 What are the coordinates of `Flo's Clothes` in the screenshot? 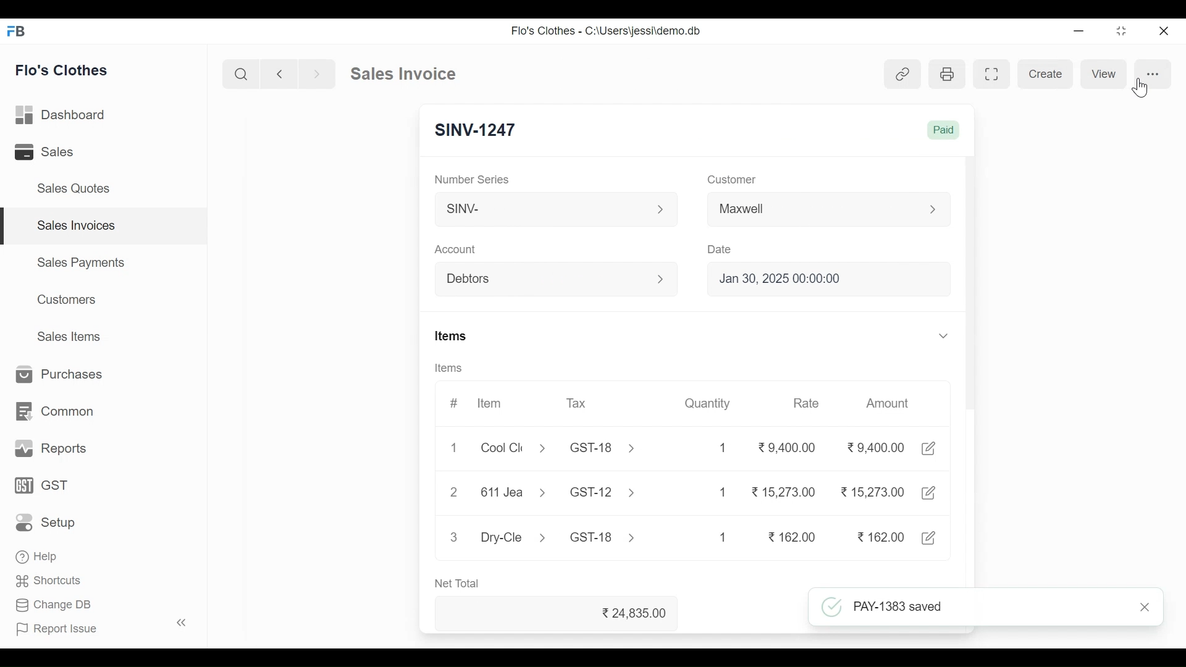 It's located at (63, 70).